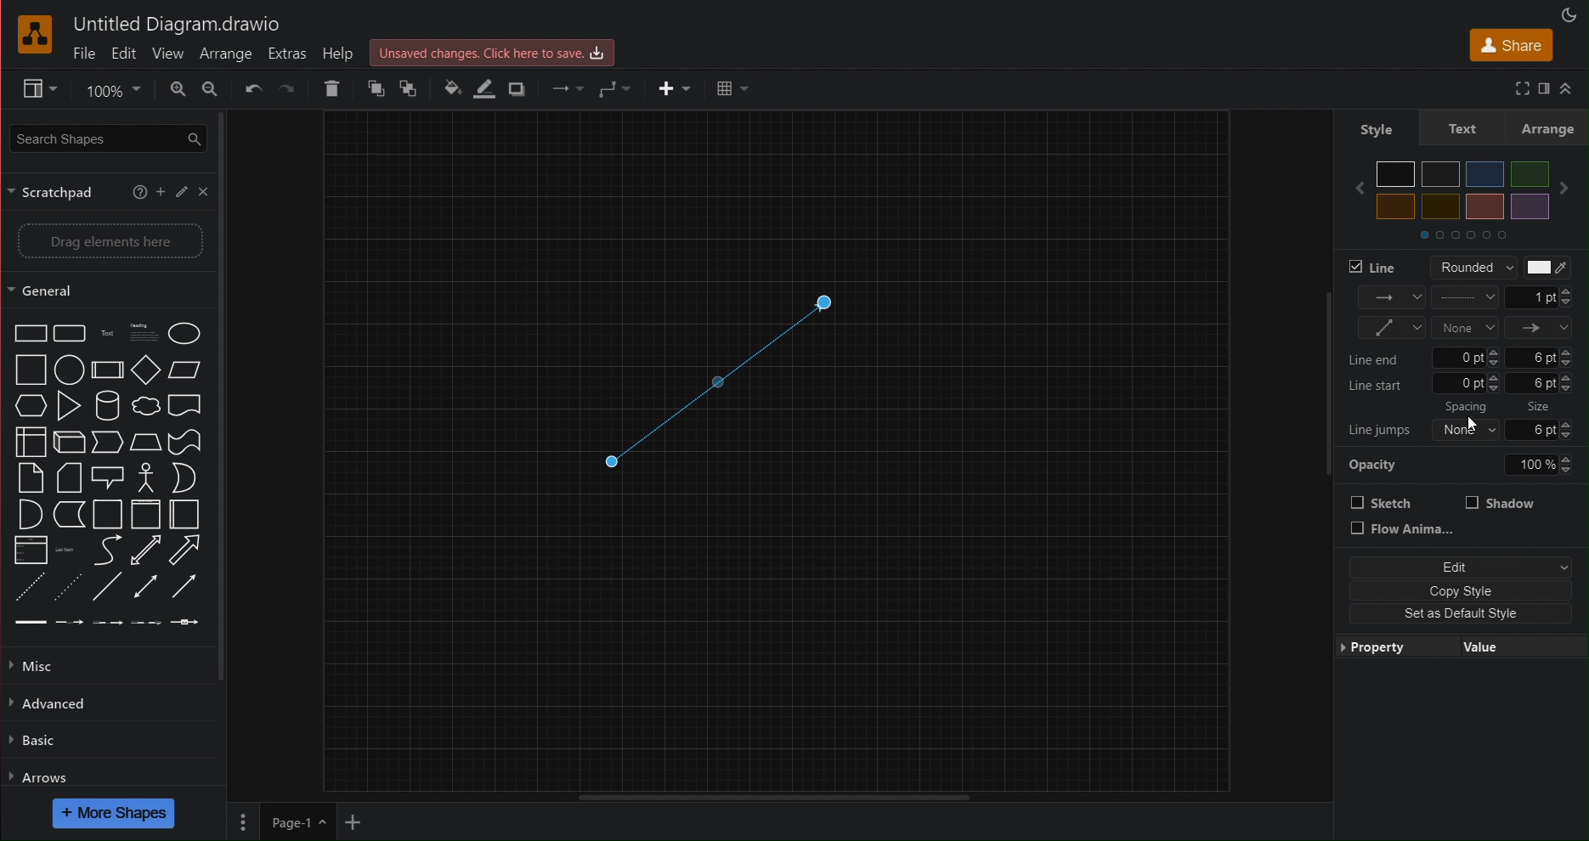  I want to click on bookmark text, so click(1542, 87).